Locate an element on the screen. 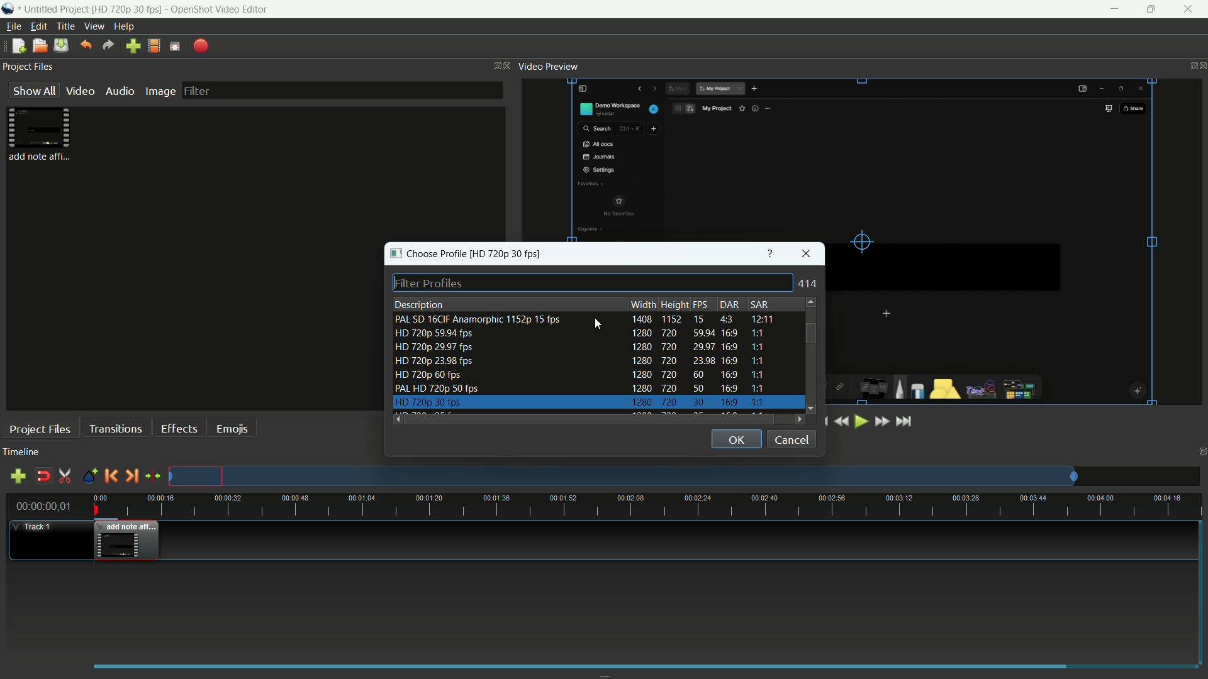  close window is located at coordinates (808, 253).